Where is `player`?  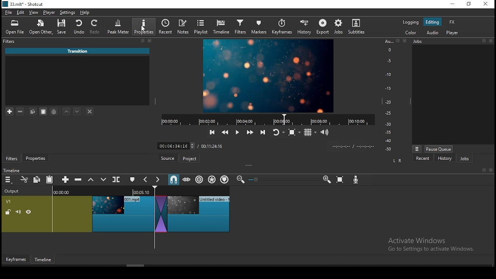 player is located at coordinates (453, 33).